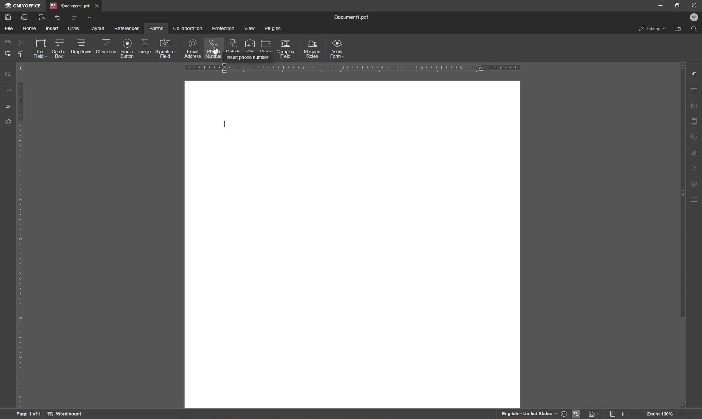 The image size is (702, 419). Describe the element at coordinates (126, 28) in the screenshot. I see `references` at that location.